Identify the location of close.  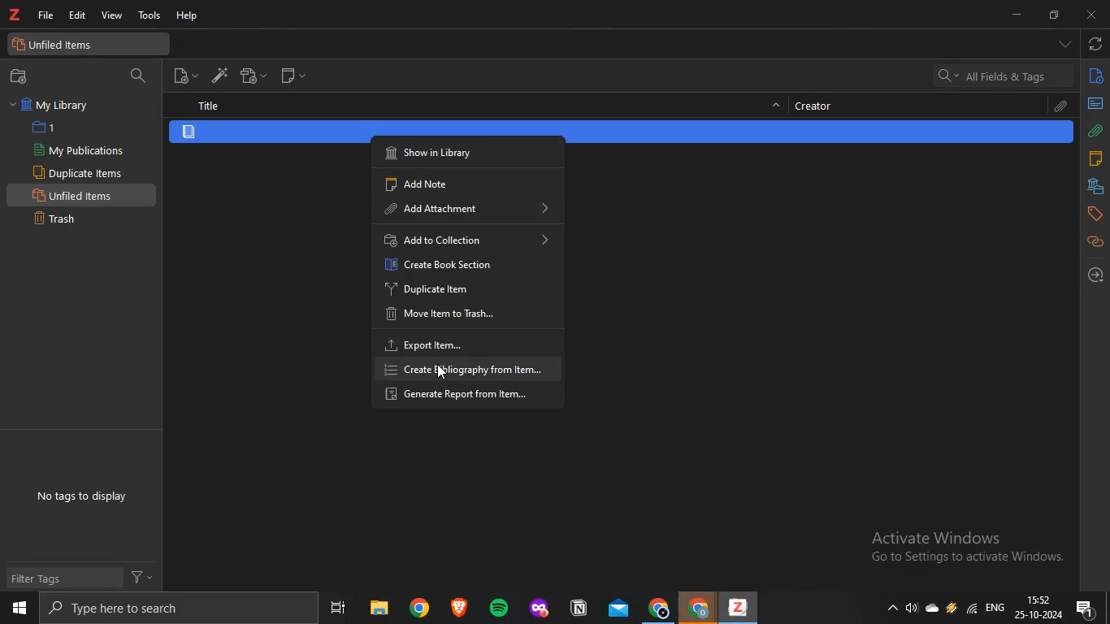
(1090, 15).